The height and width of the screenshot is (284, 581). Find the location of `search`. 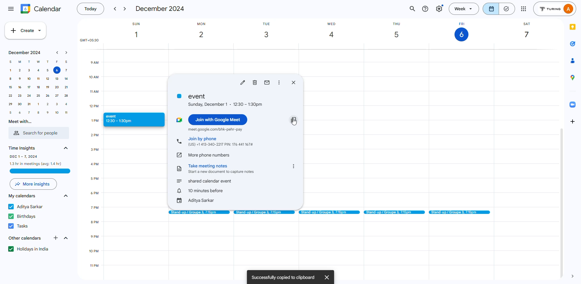

search is located at coordinates (413, 8).